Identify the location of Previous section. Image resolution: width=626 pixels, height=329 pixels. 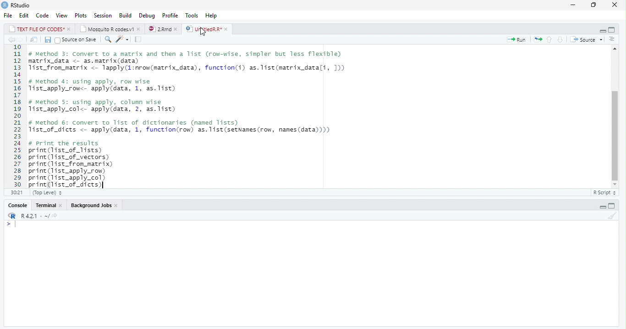
(613, 40).